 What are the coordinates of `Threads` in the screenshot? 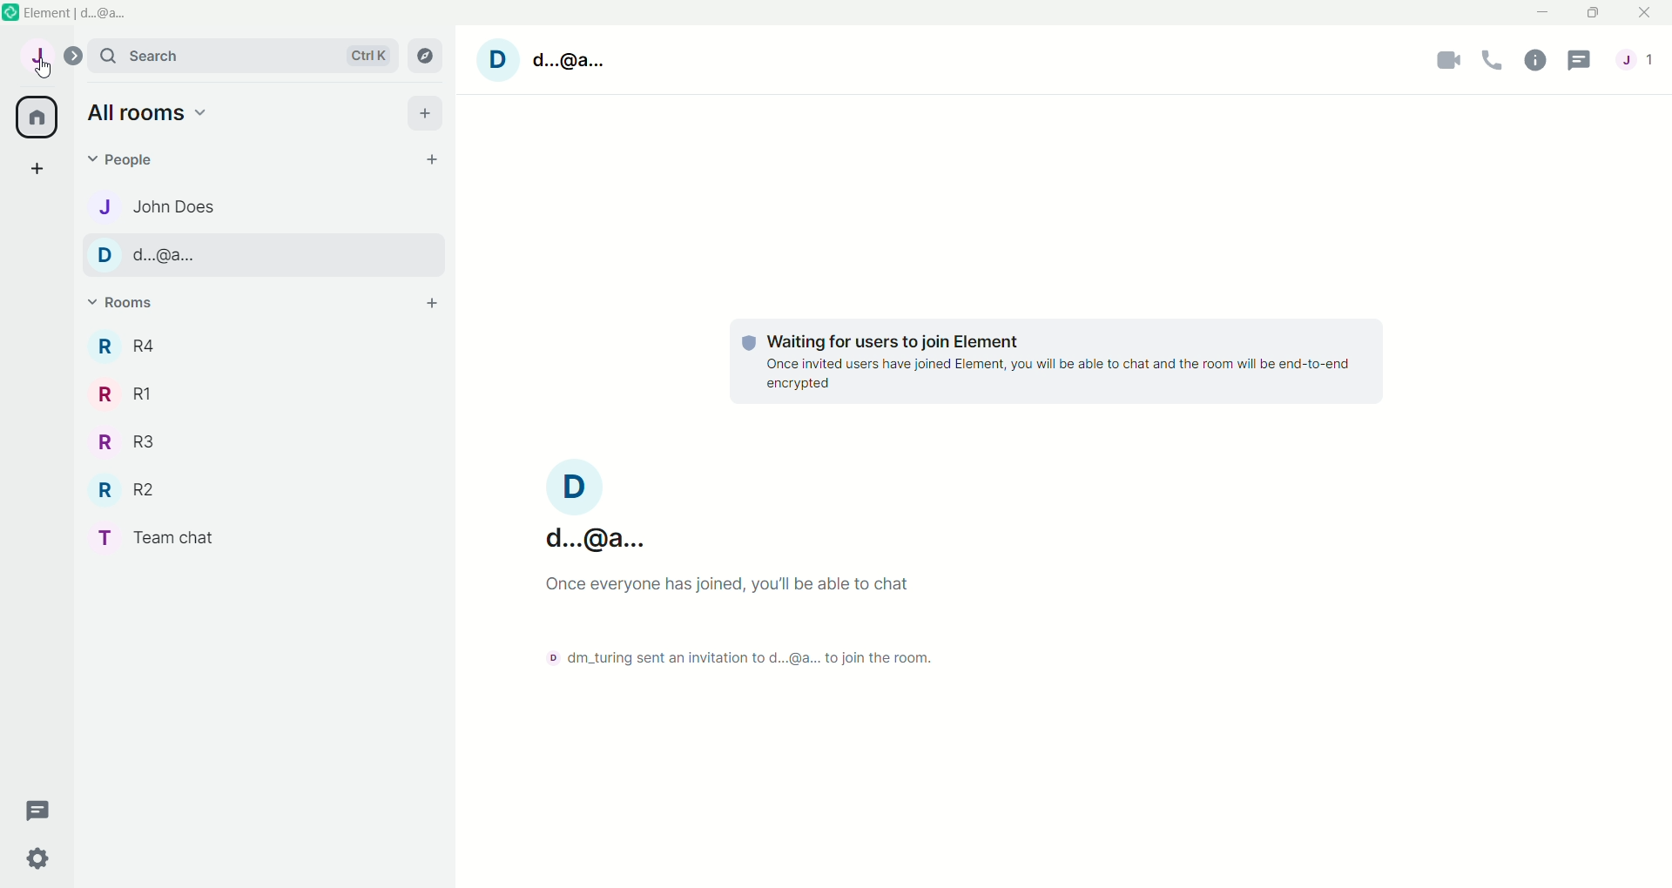 It's located at (1579, 63).